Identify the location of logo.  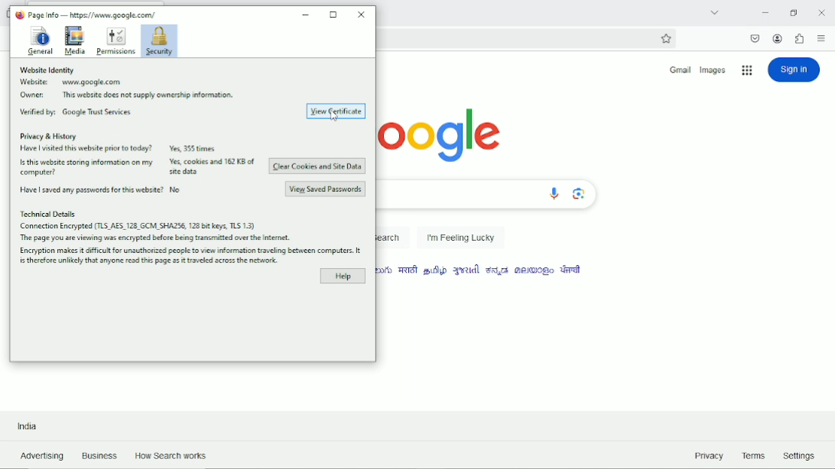
(447, 134).